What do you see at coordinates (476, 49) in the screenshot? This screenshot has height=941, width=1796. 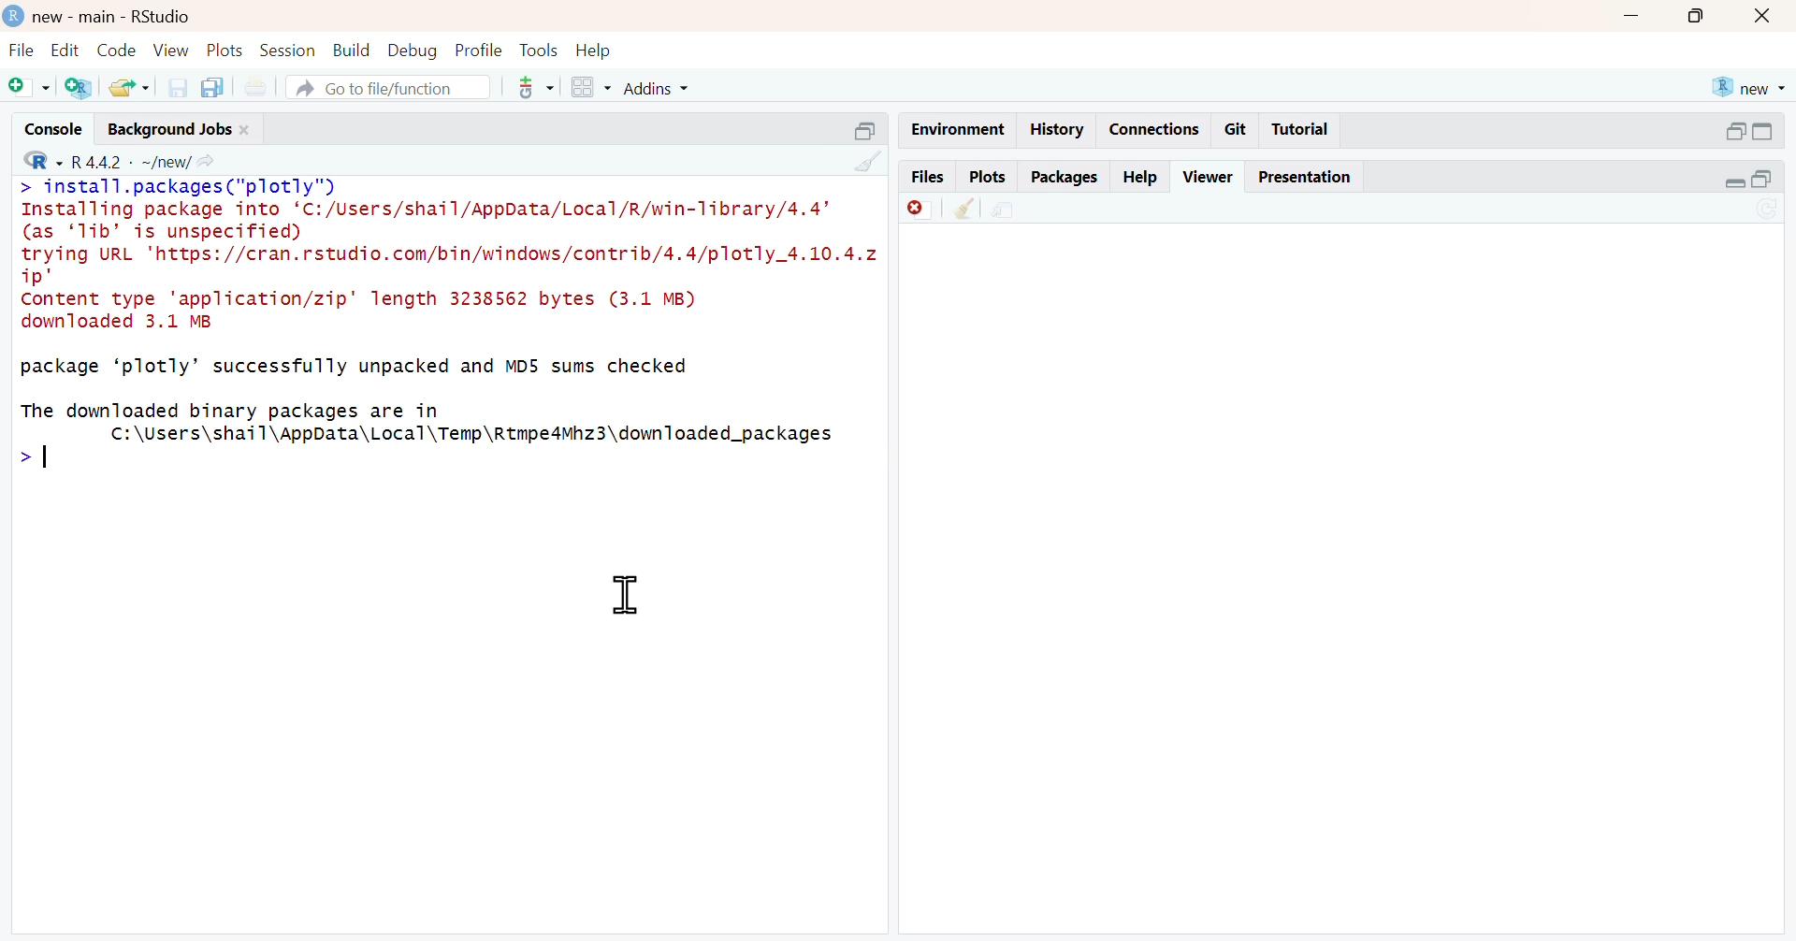 I see `profile` at bounding box center [476, 49].